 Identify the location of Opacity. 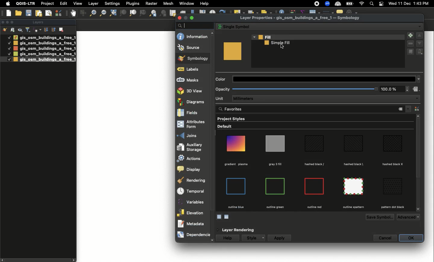
(297, 89).